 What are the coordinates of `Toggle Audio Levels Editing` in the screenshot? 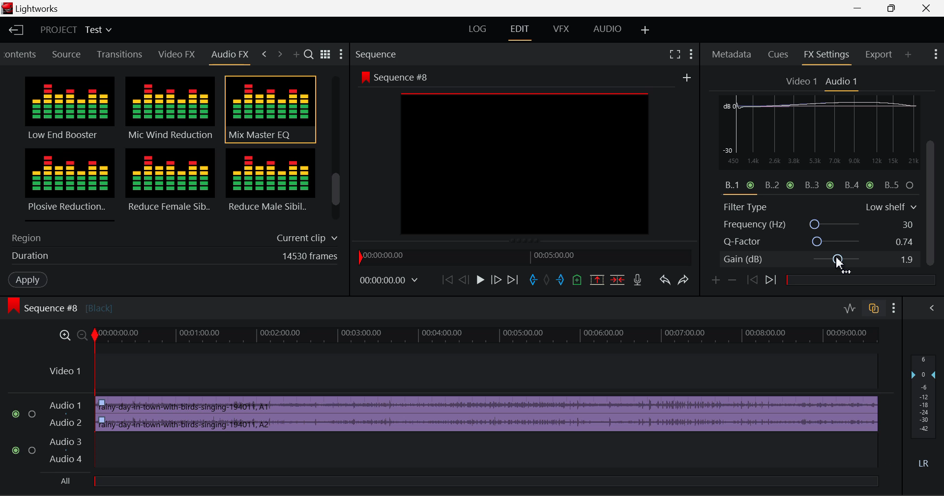 It's located at (851, 309).